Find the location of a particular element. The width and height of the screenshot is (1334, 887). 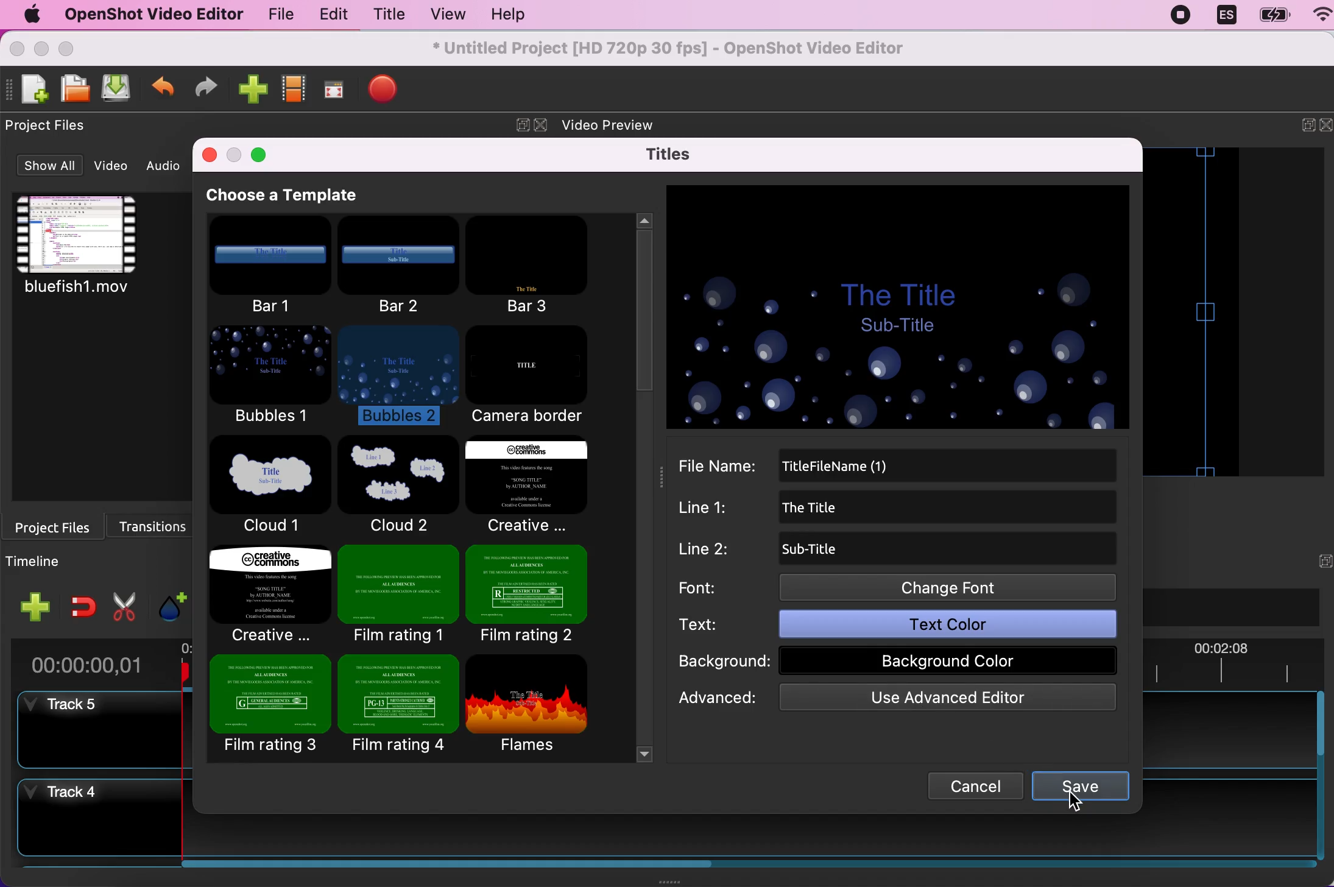

wifi is located at coordinates (1316, 16).